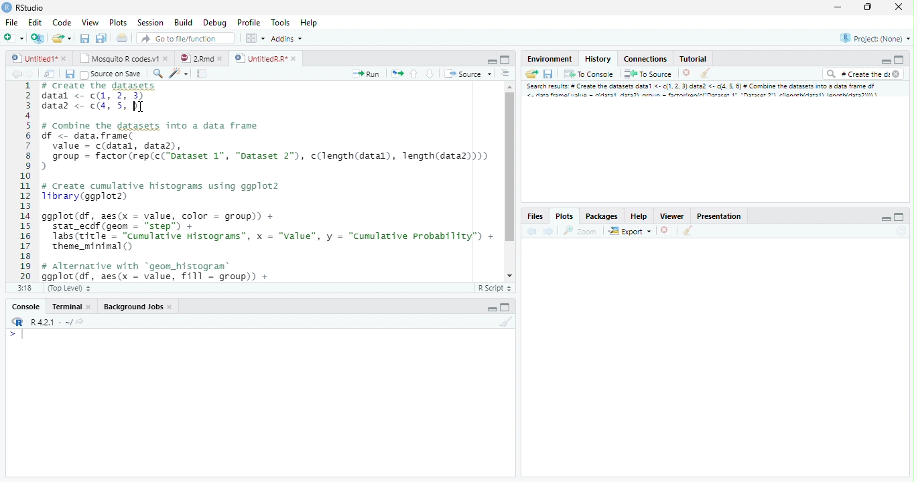 Image resolution: width=914 pixels, height=482 pixels. What do you see at coordinates (507, 308) in the screenshot?
I see `Maximize` at bounding box center [507, 308].